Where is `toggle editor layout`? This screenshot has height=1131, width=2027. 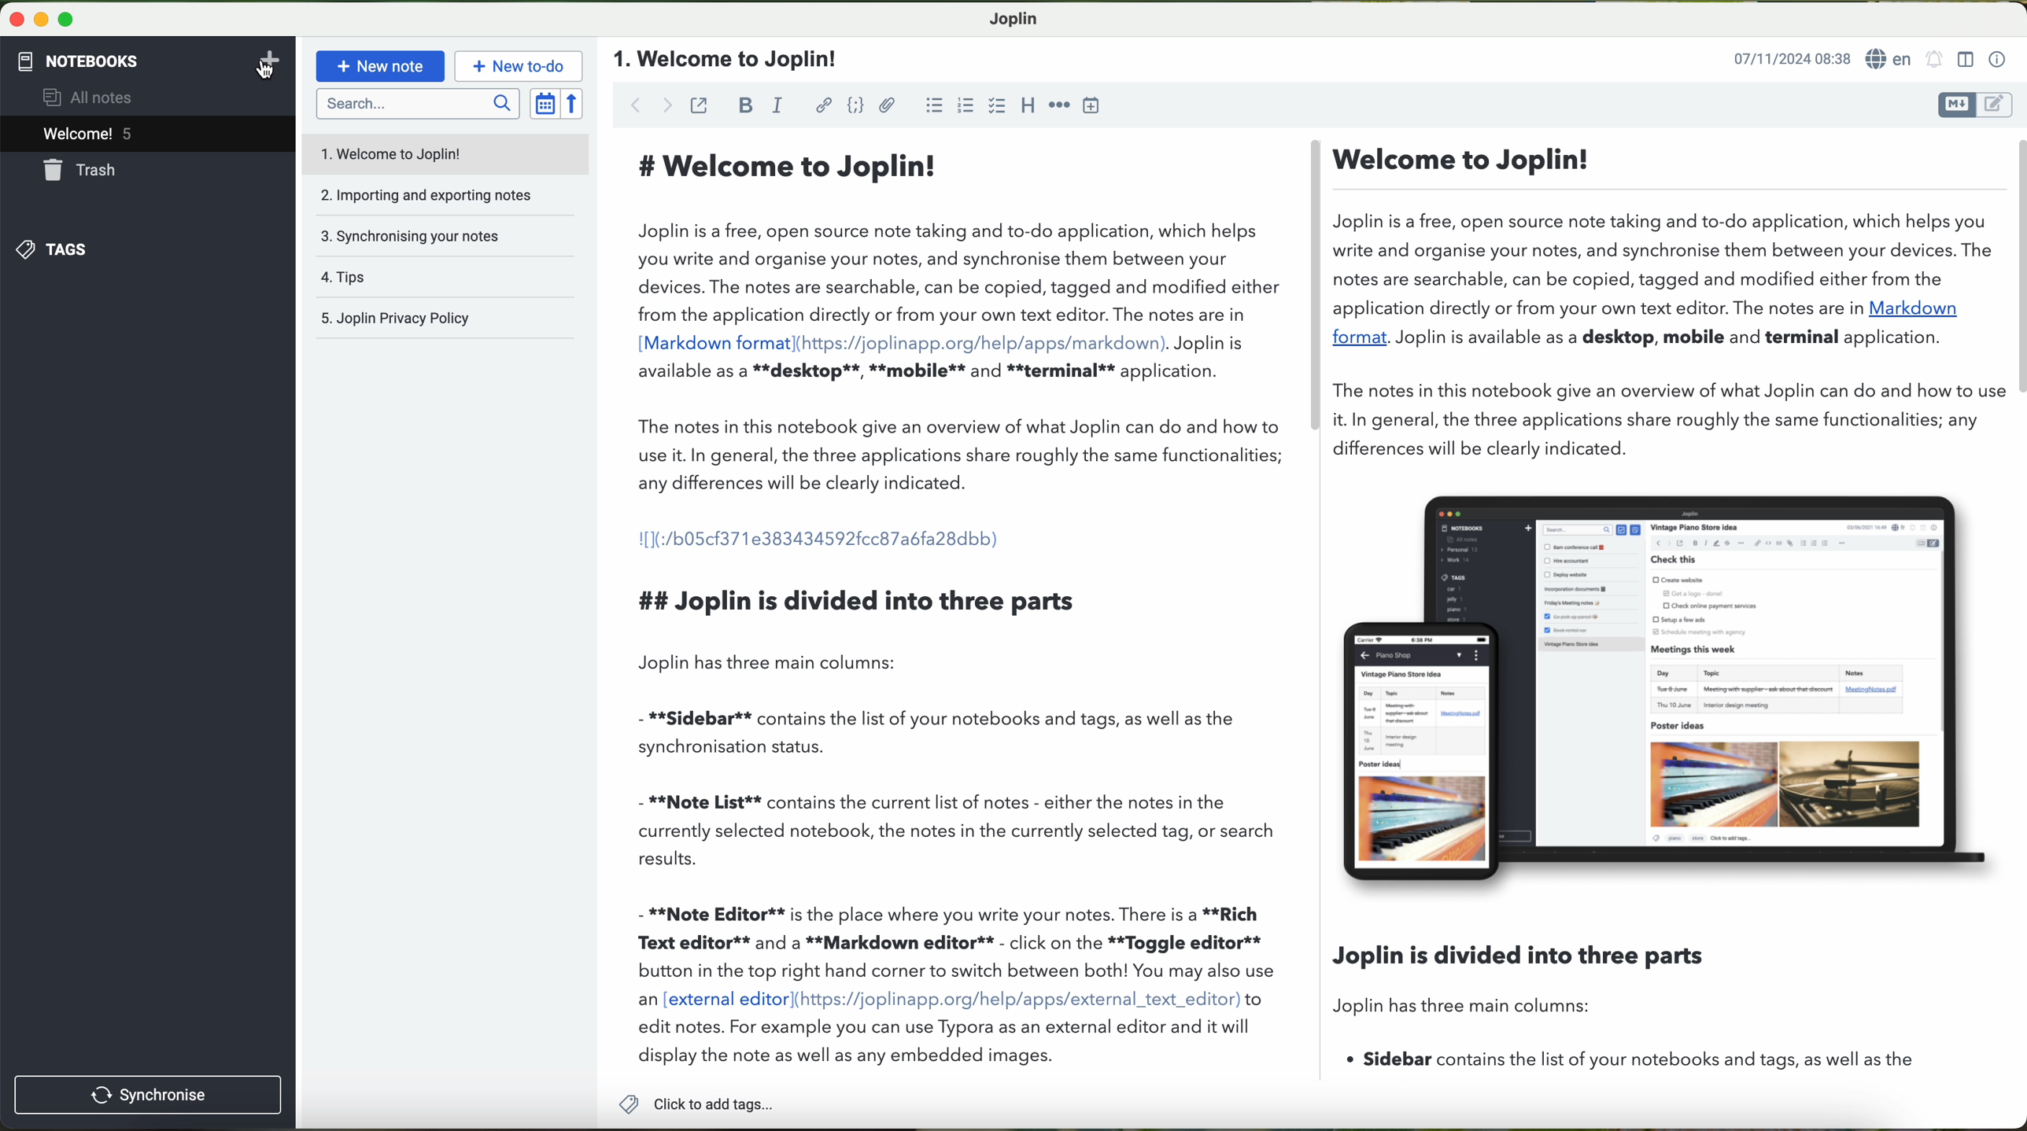 toggle editor layout is located at coordinates (1965, 60).